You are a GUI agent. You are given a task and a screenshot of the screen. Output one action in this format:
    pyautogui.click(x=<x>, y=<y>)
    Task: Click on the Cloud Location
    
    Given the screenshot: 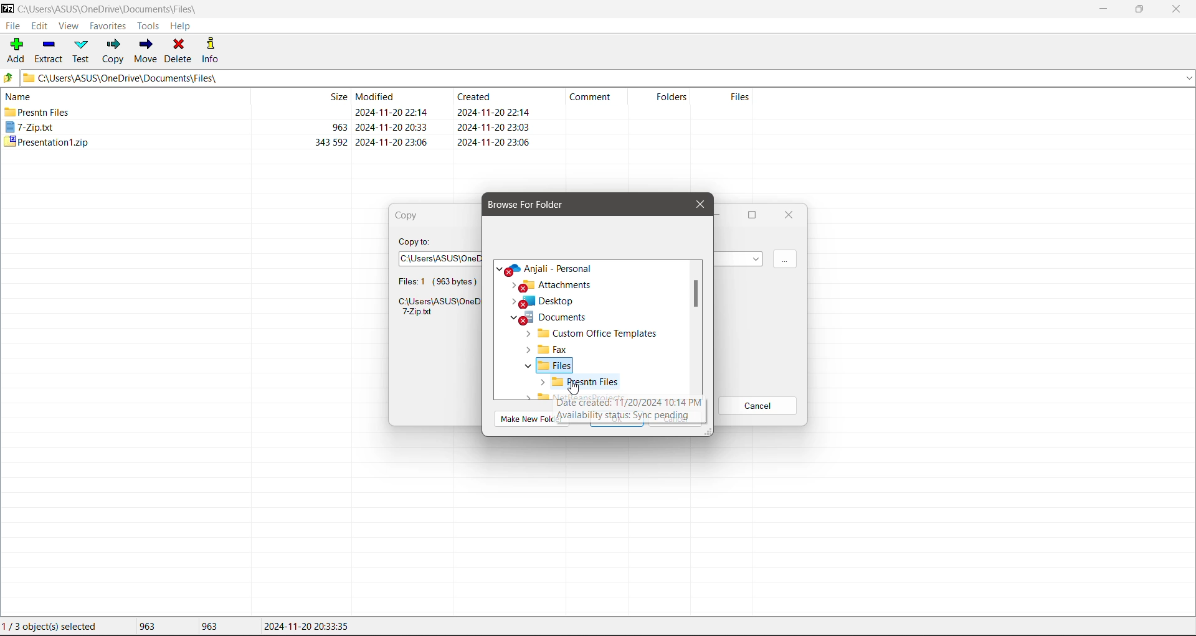 What is the action you would take?
    pyautogui.click(x=551, y=269)
    